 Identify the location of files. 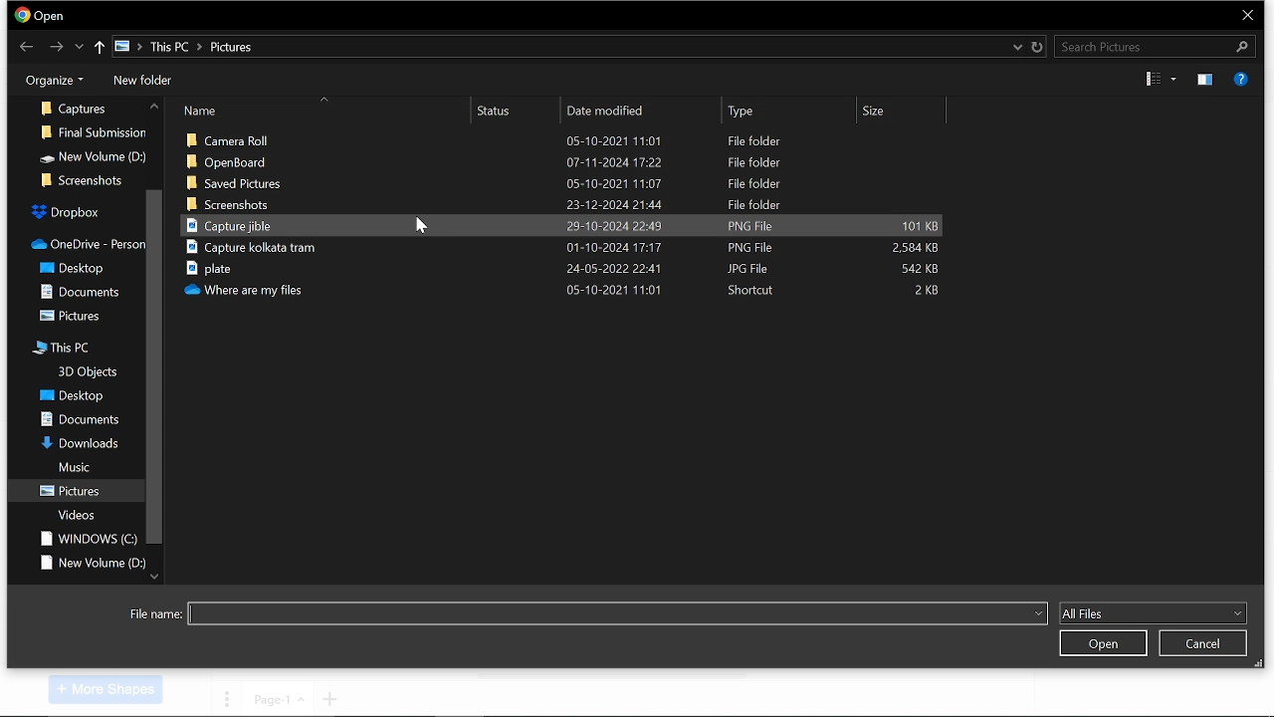
(566, 225).